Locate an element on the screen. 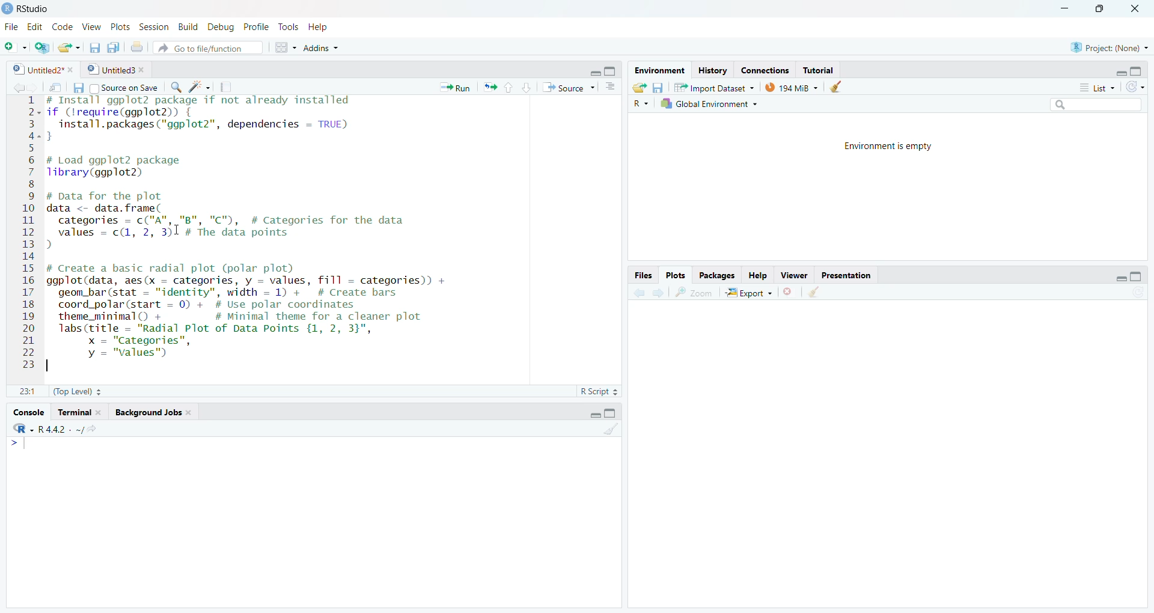 The image size is (1154, 613). Help is located at coordinates (317, 27).